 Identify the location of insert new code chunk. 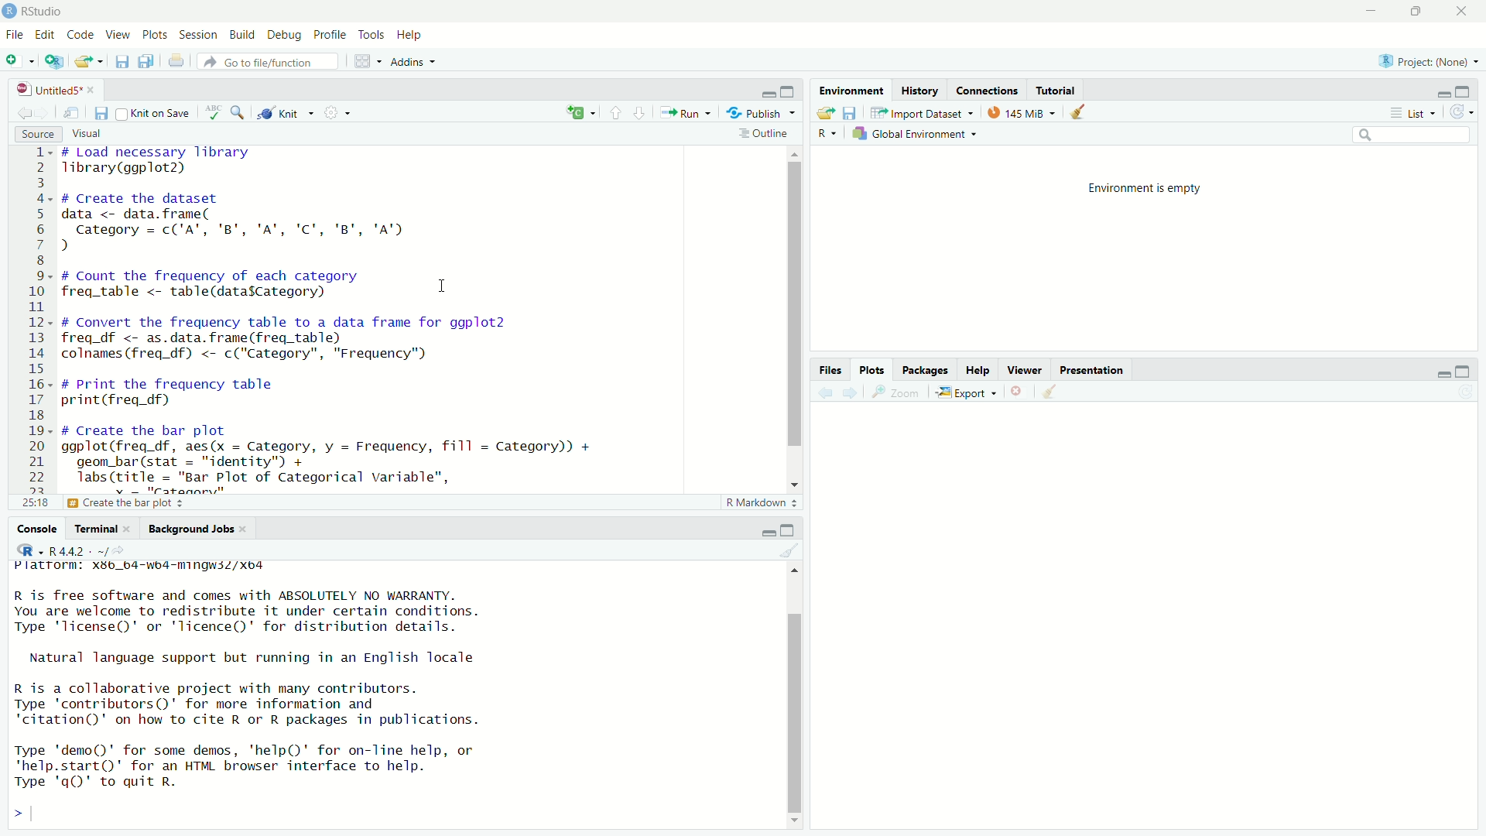
(579, 114).